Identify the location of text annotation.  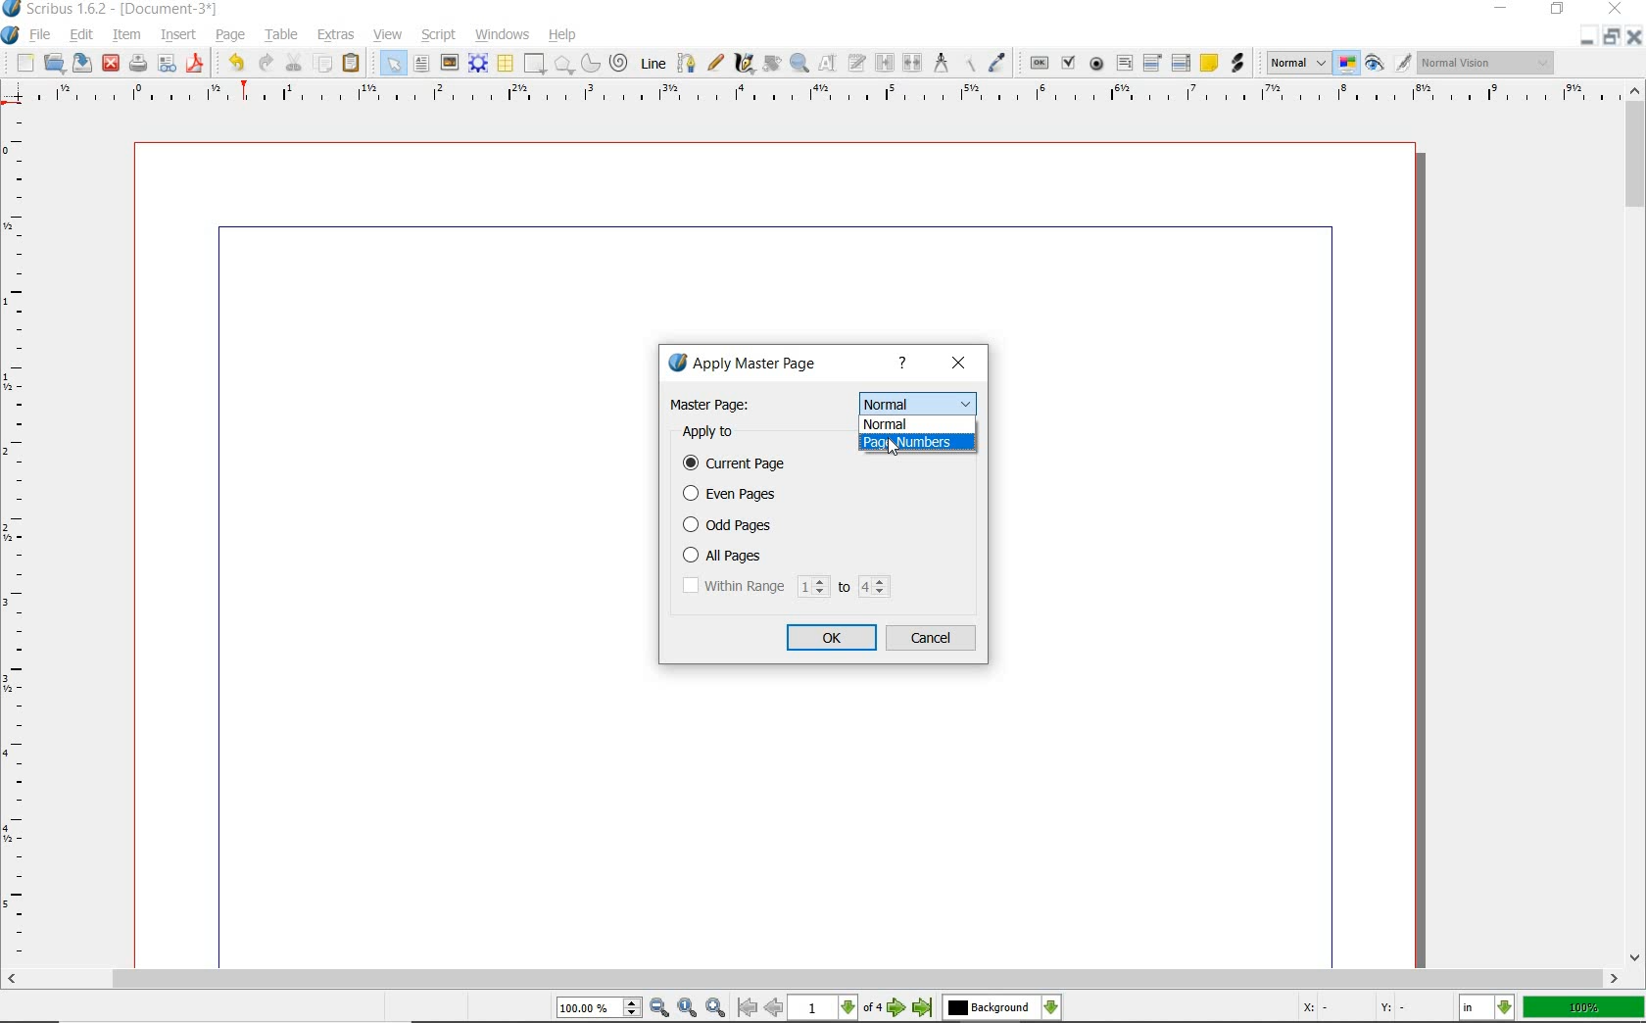
(1207, 63).